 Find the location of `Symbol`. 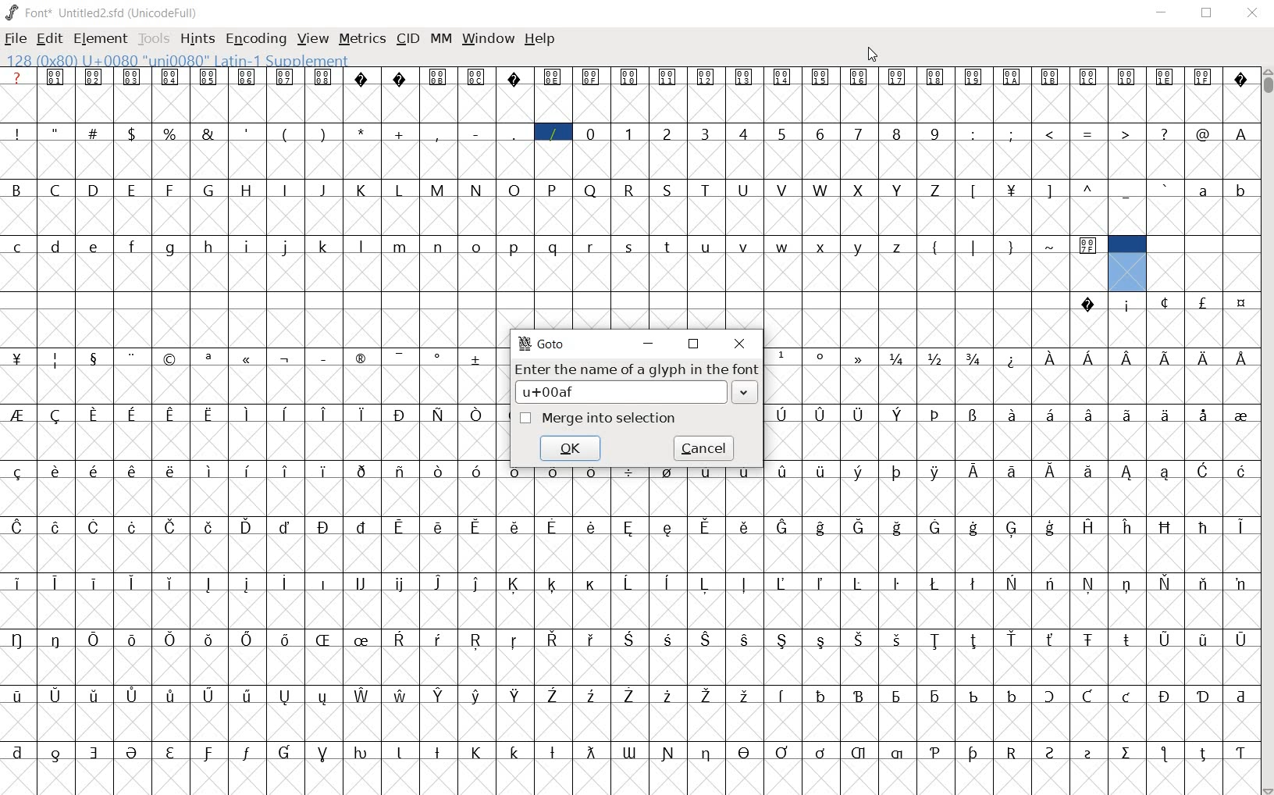

Symbol is located at coordinates (823, 528).